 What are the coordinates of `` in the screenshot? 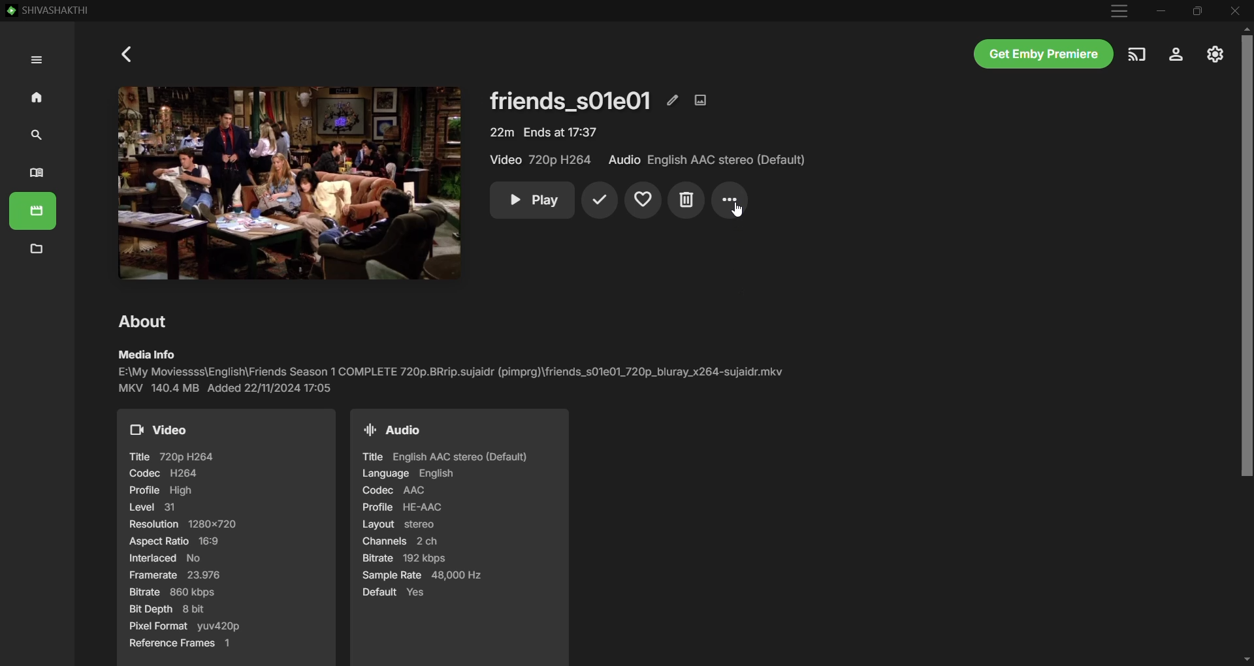 It's located at (130, 55).